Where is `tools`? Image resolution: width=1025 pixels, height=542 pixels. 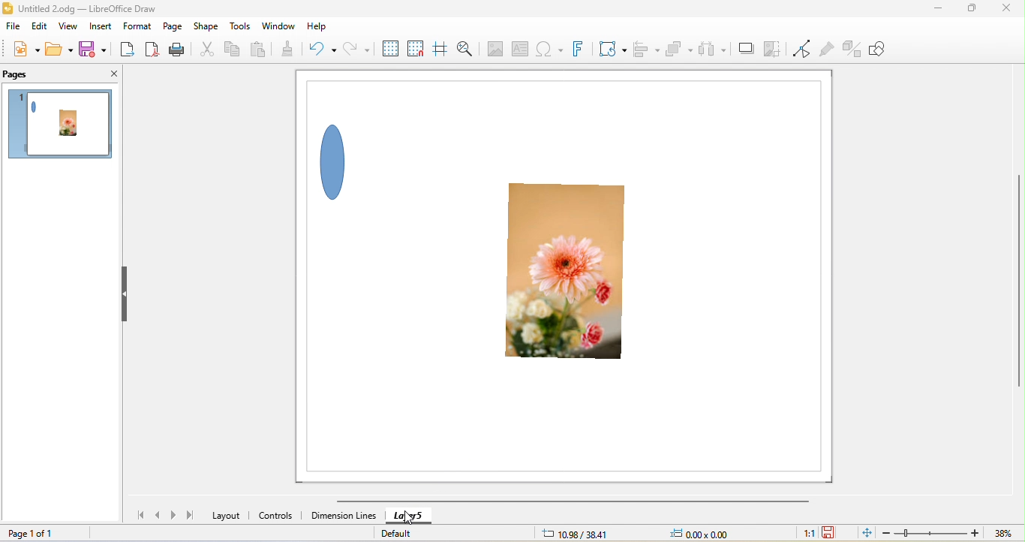 tools is located at coordinates (241, 28).